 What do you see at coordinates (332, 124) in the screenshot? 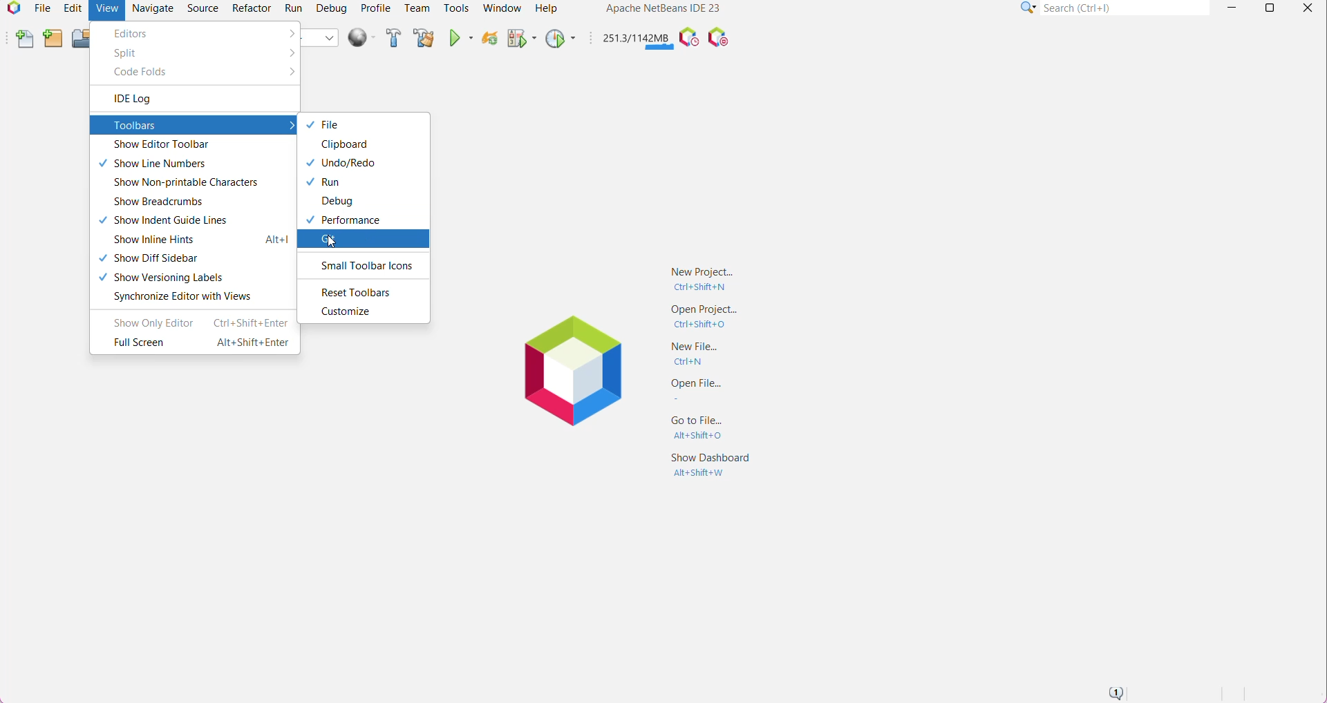
I see `File` at bounding box center [332, 124].